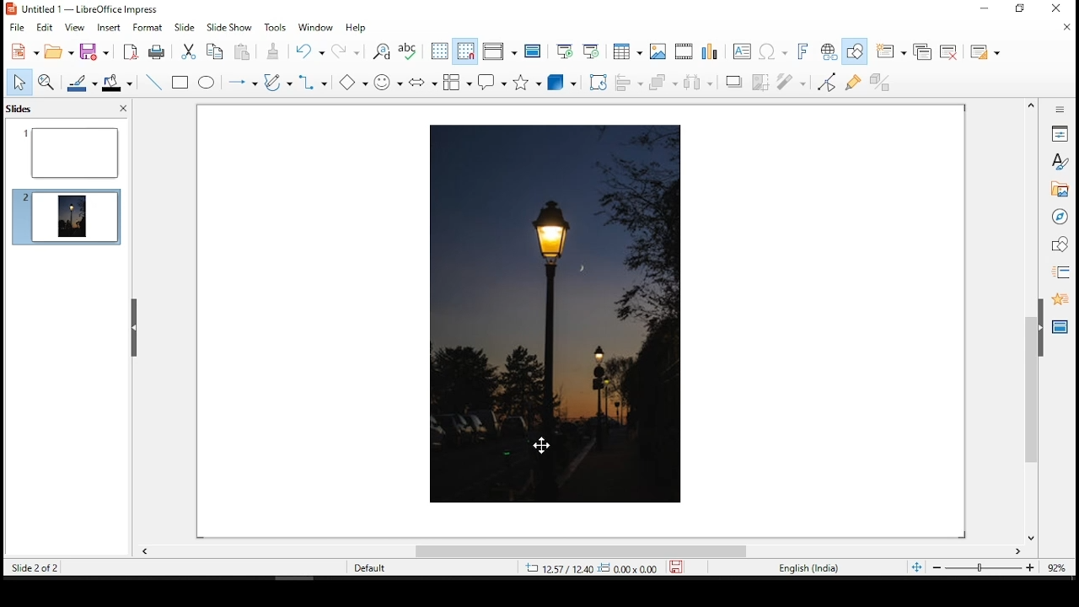  What do you see at coordinates (274, 53) in the screenshot?
I see `paste` at bounding box center [274, 53].